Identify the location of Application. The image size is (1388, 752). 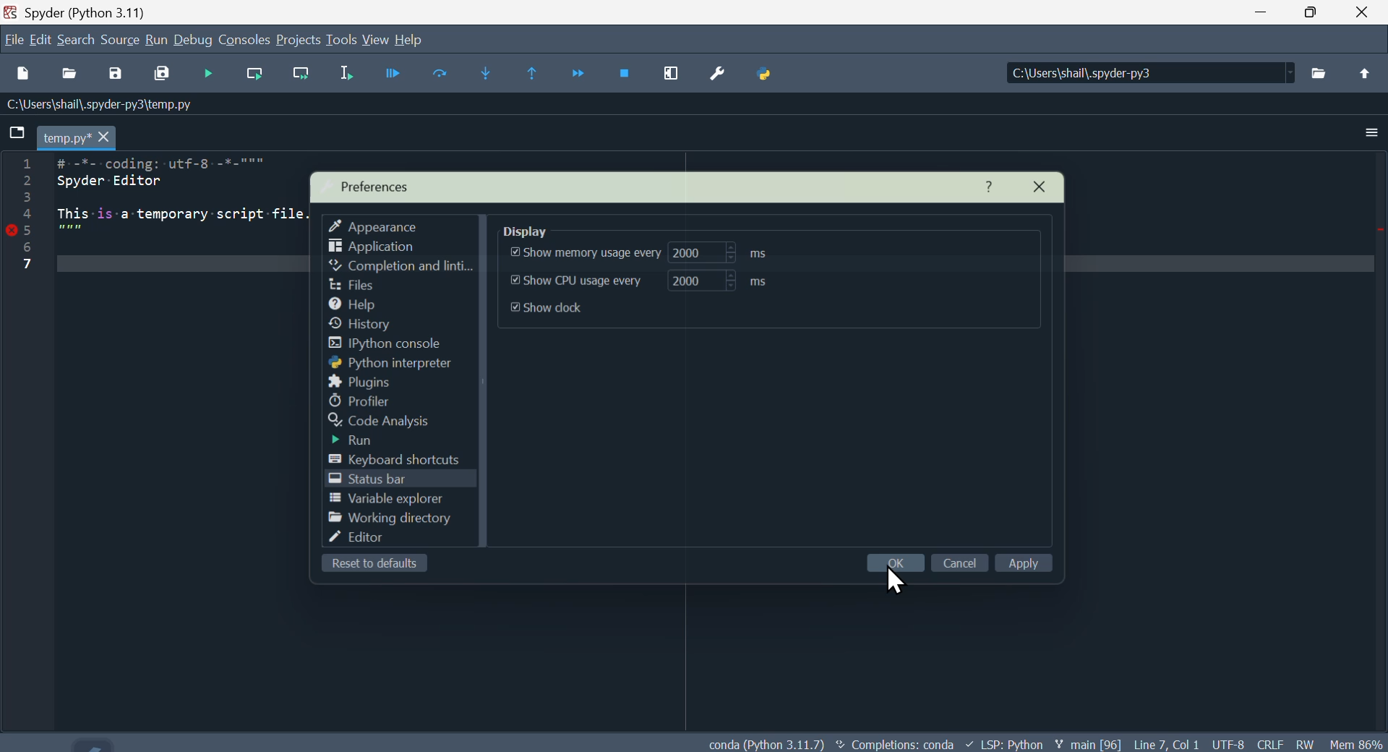
(382, 245).